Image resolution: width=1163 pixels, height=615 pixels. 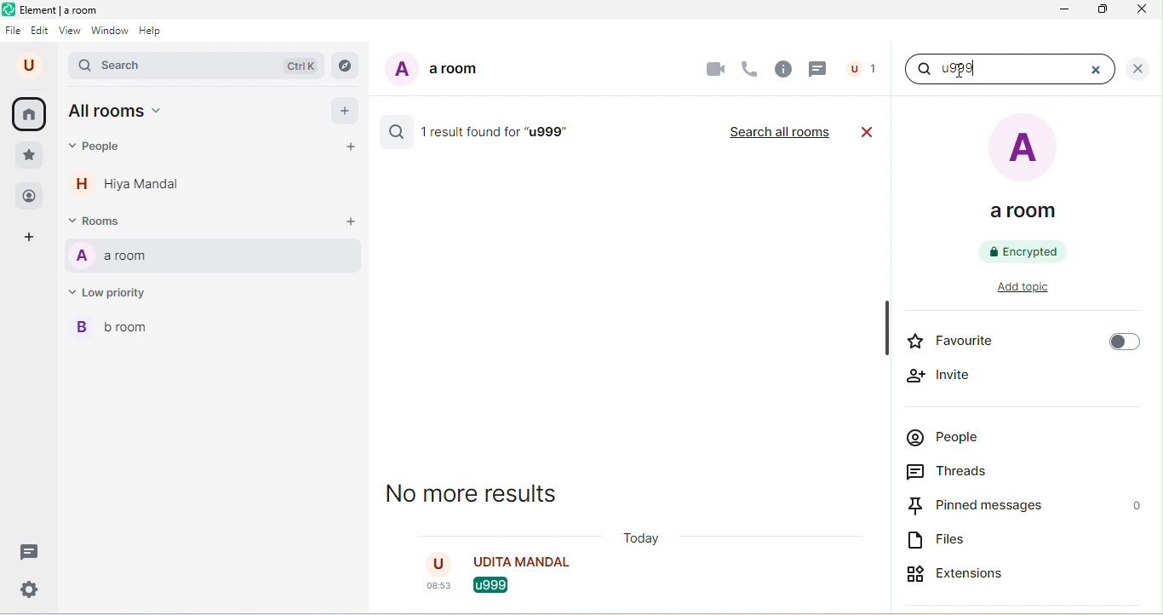 I want to click on help, so click(x=155, y=33).